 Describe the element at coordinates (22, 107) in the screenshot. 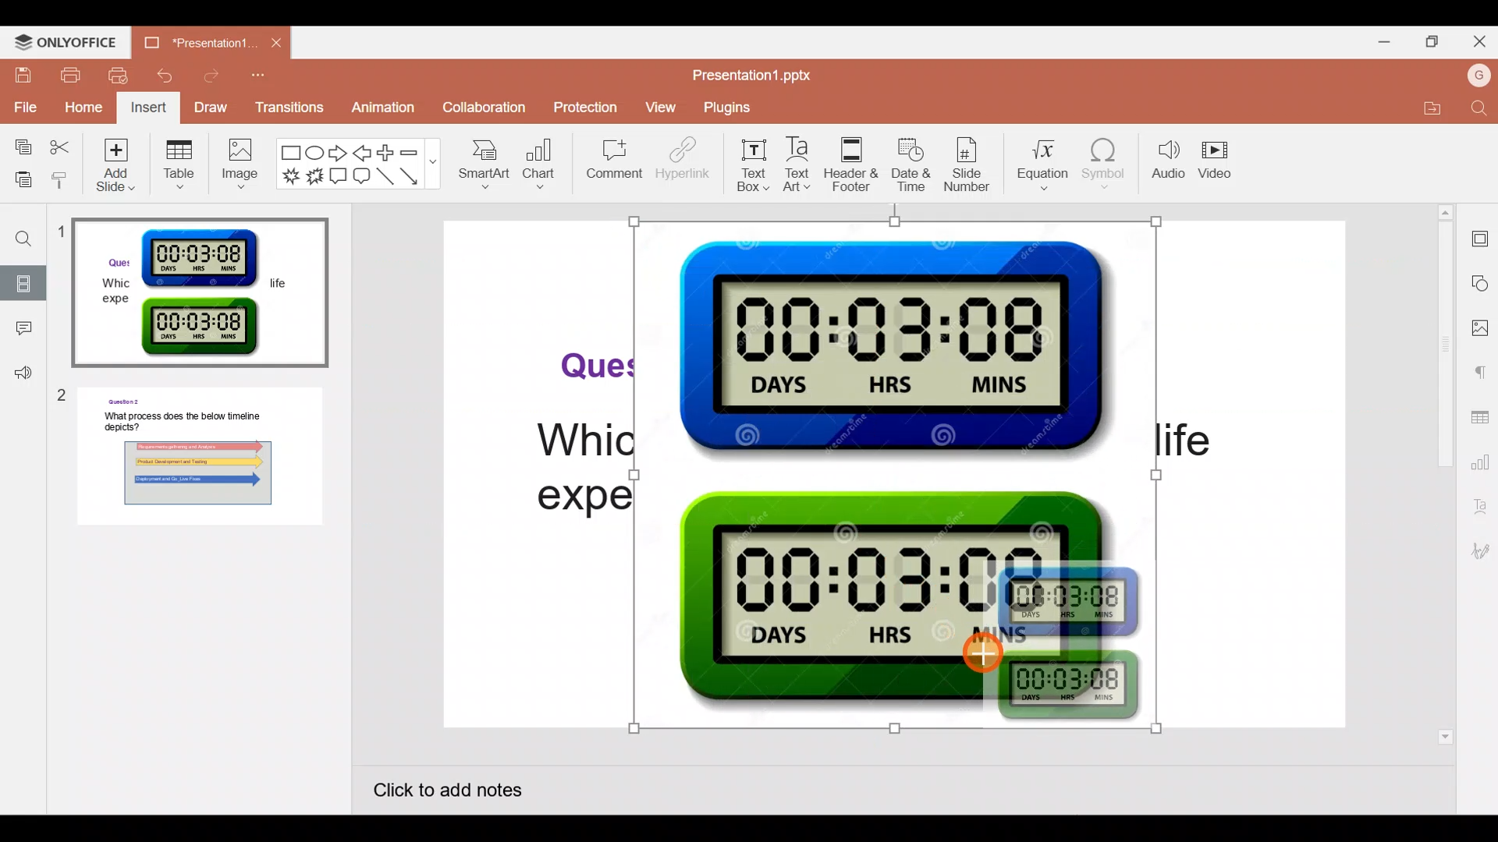

I see `File` at that location.